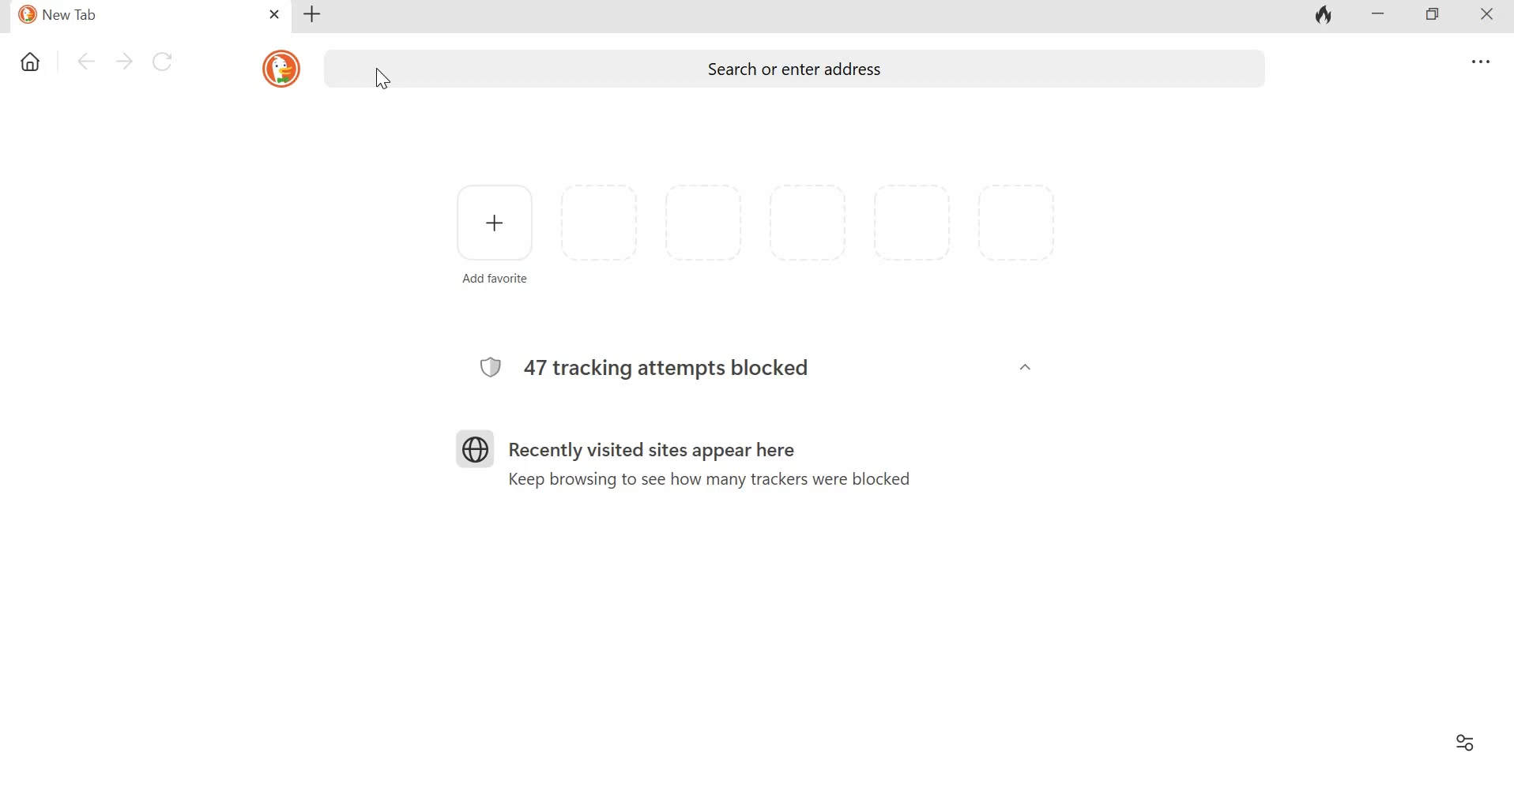  Describe the element at coordinates (85, 61) in the screenshot. I see `Go back one page` at that location.